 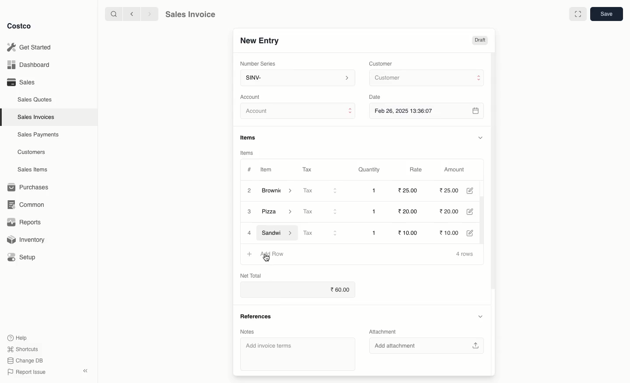 What do you see at coordinates (480, 137) in the screenshot?
I see `Hide` at bounding box center [480, 137].